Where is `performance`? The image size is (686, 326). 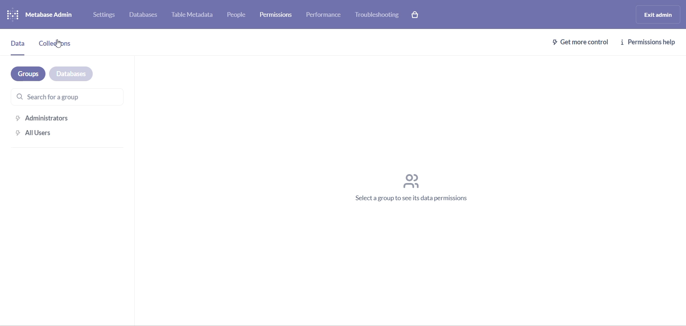
performance is located at coordinates (325, 16).